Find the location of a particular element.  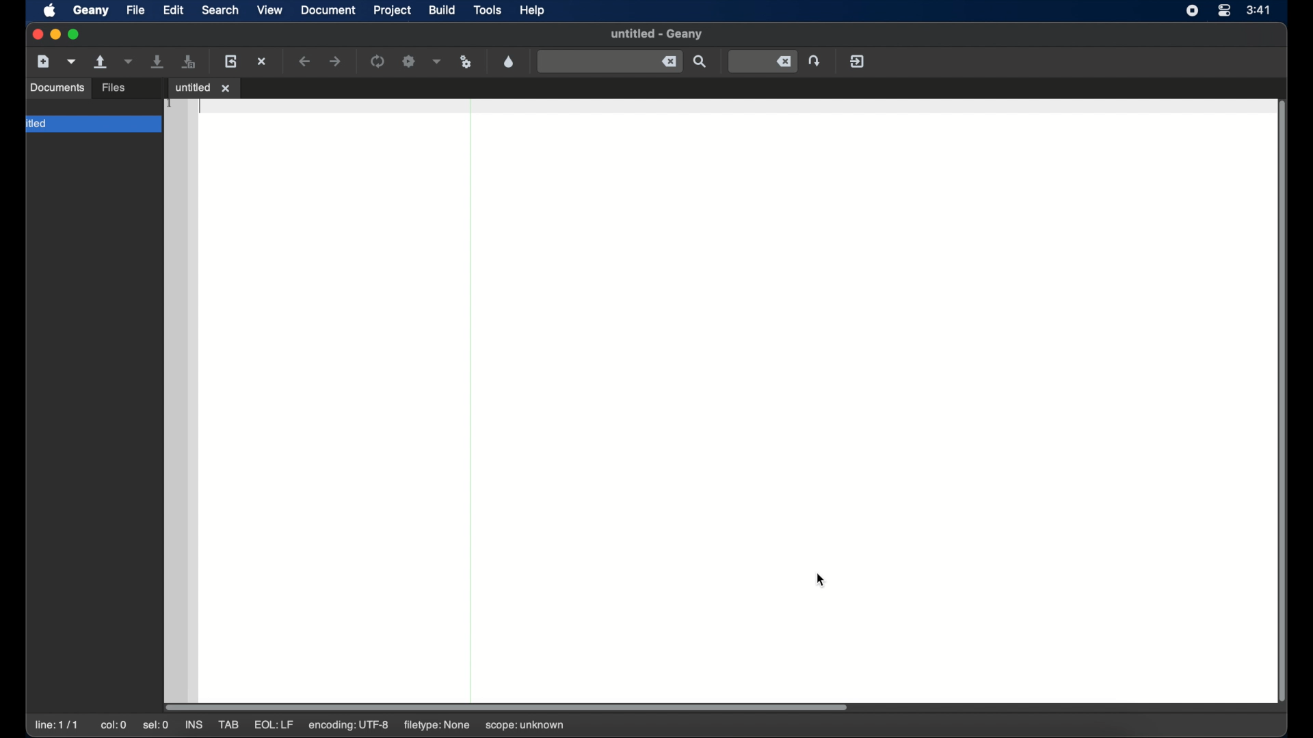

divider is located at coordinates (471, 394).